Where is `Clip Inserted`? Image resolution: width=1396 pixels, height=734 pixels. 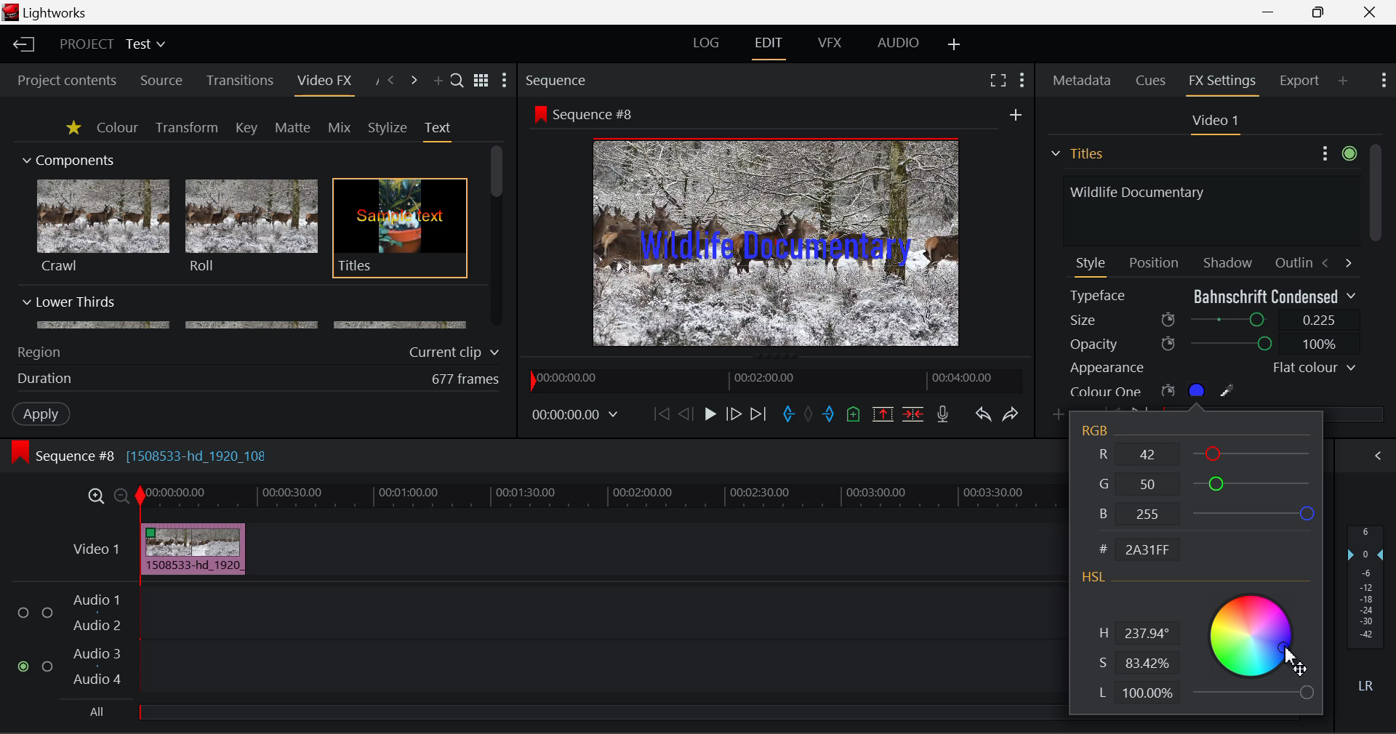
Clip Inserted is located at coordinates (189, 549).